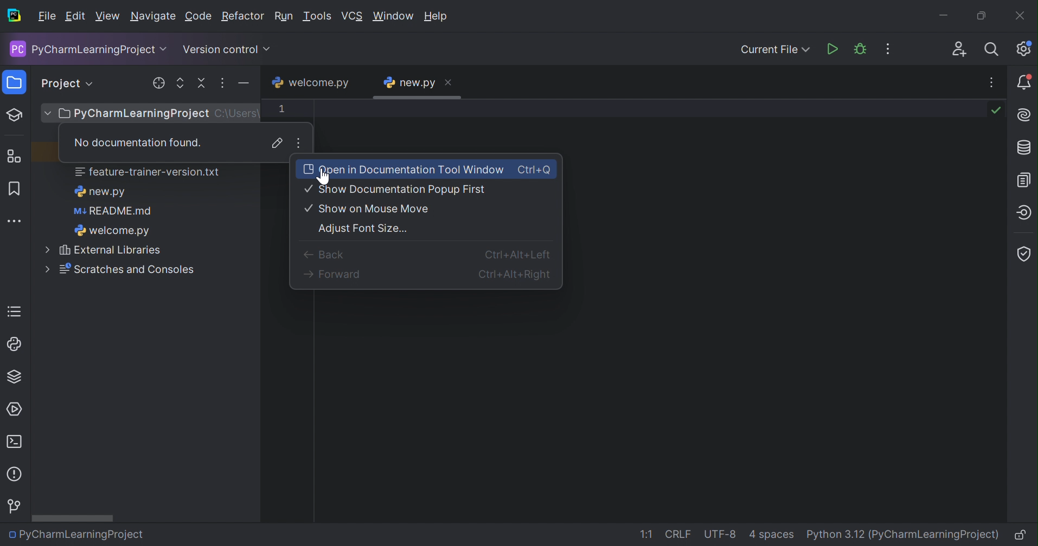  Describe the element at coordinates (992, 80) in the screenshot. I see `Recent Files, Tab Actions, and More` at that location.